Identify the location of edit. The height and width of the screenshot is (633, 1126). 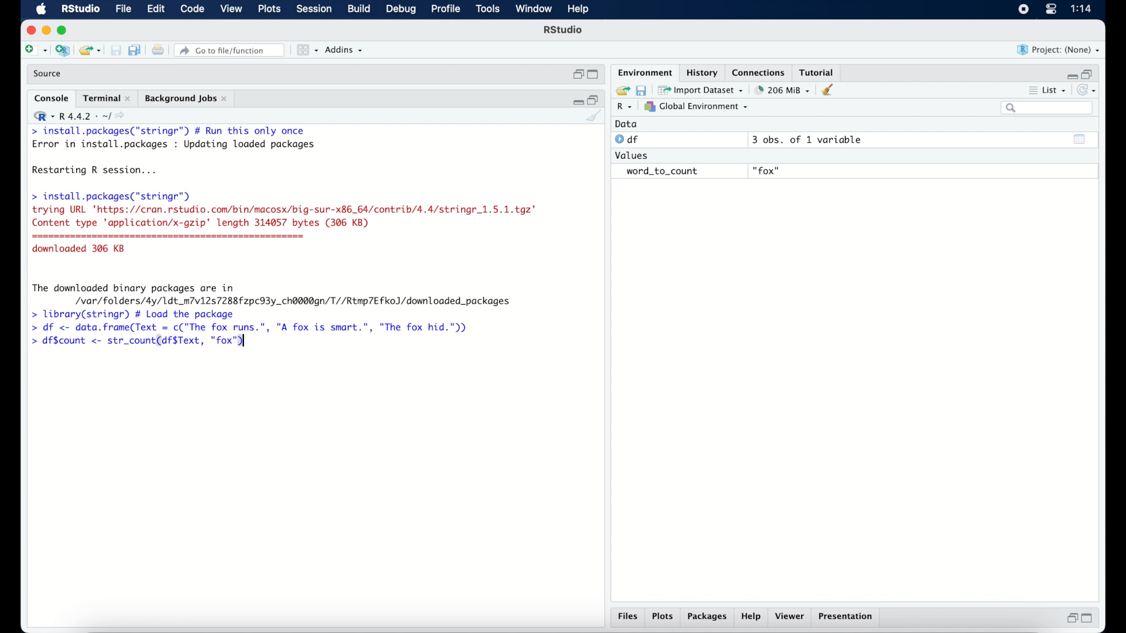
(155, 9).